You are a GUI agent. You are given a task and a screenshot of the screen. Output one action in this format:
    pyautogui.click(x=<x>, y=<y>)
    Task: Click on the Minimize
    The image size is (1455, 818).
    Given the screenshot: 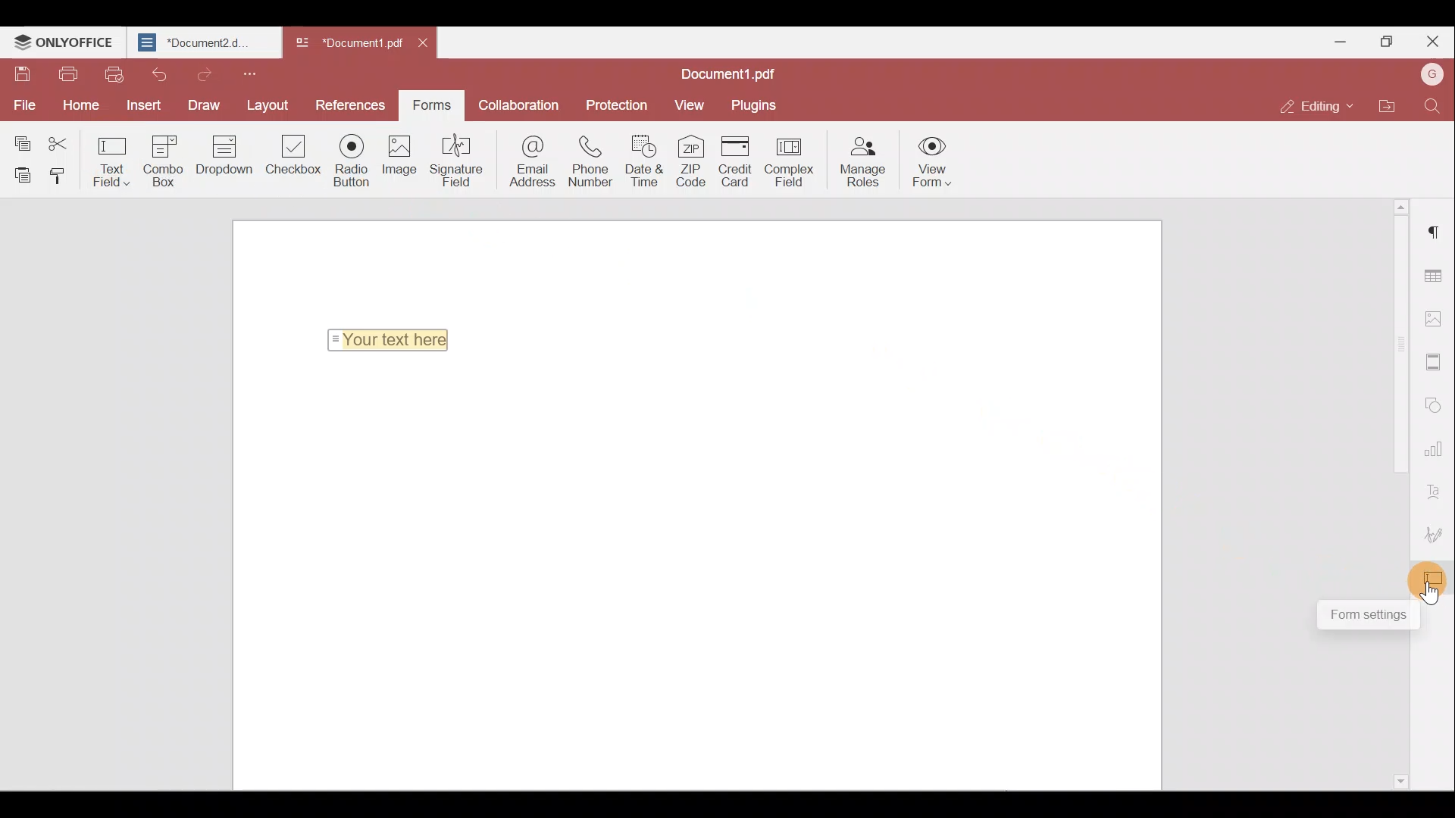 What is the action you would take?
    pyautogui.click(x=1342, y=40)
    